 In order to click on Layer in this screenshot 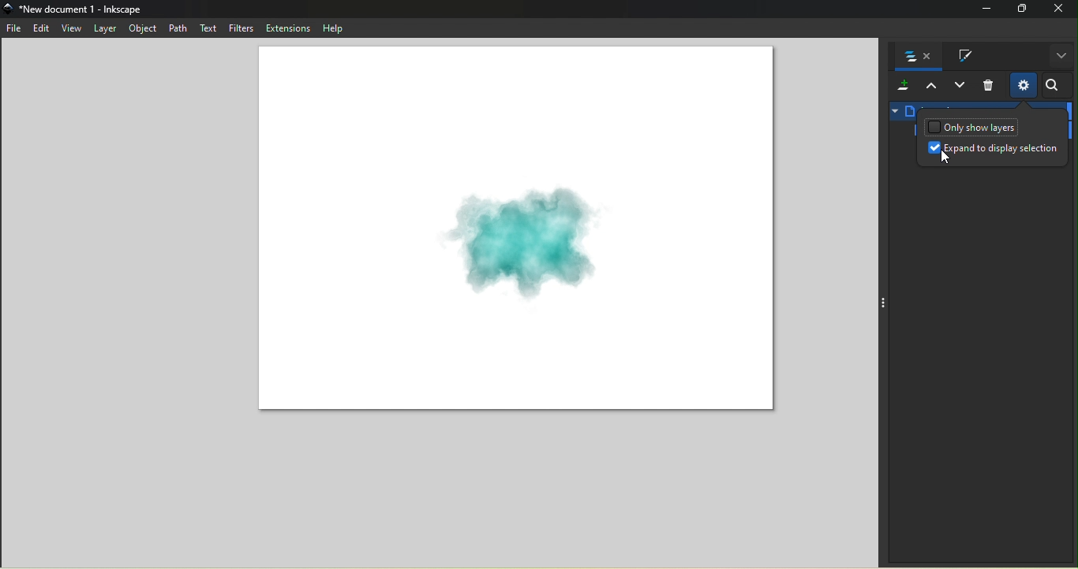, I will do `click(106, 27)`.